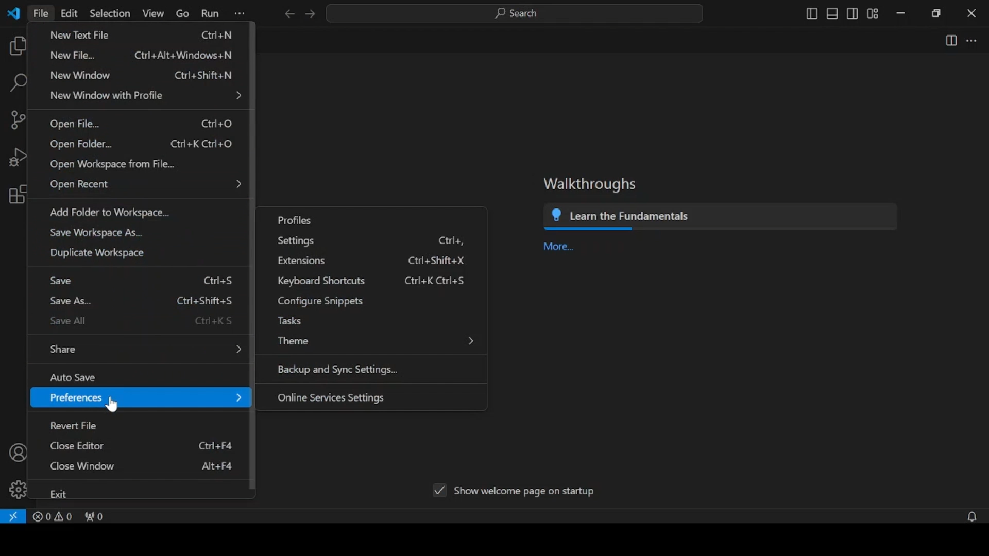  What do you see at coordinates (873, 14) in the screenshot?
I see `customize layout` at bounding box center [873, 14].